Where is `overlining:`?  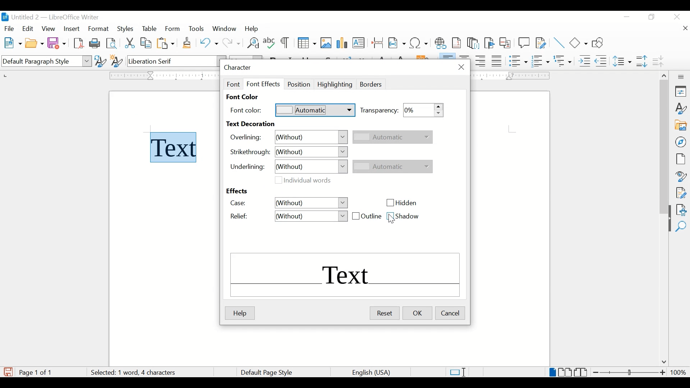 overlining: is located at coordinates (247, 138).